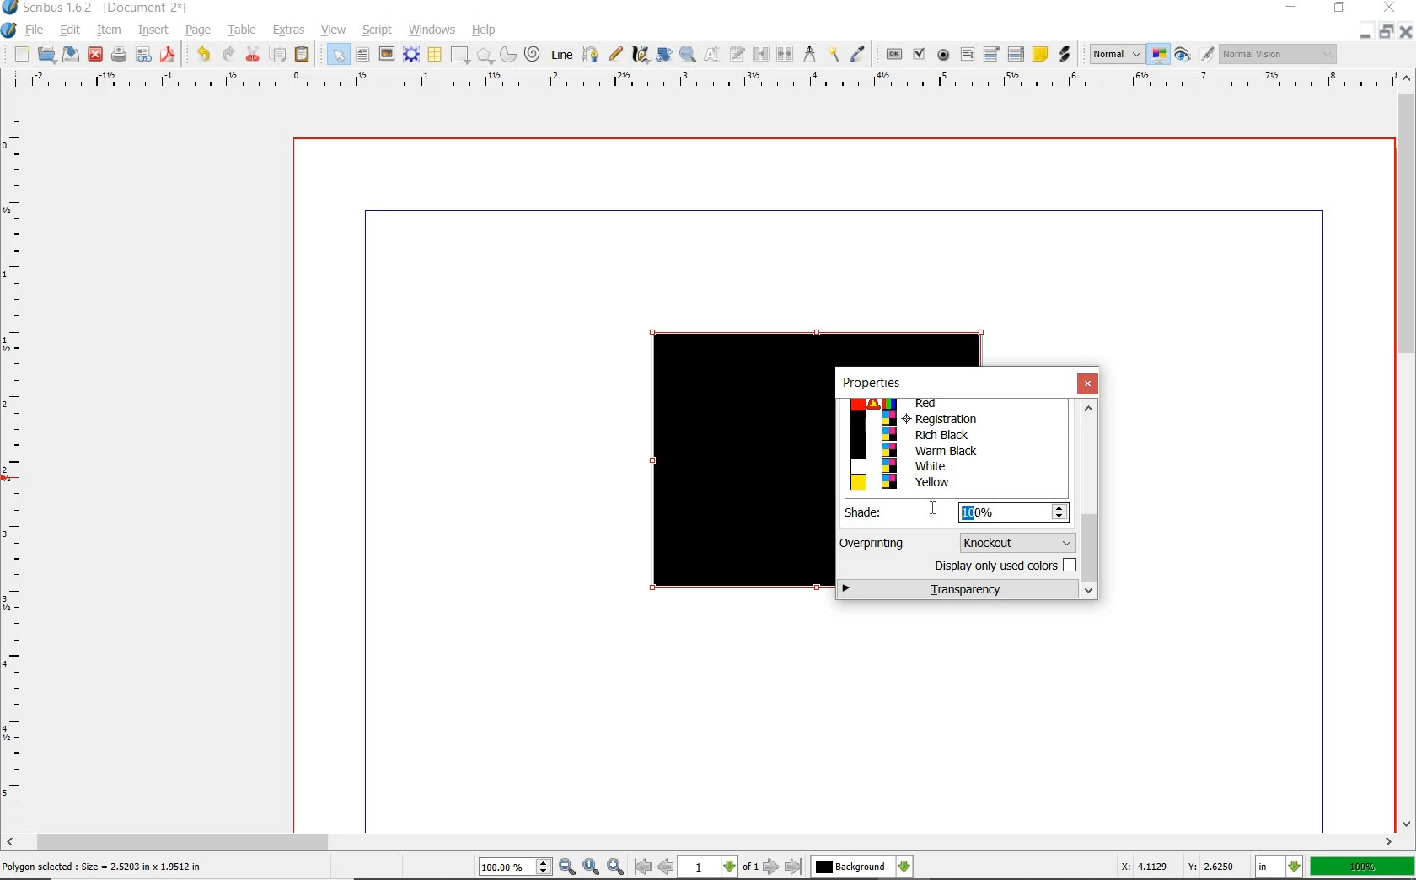  What do you see at coordinates (228, 55) in the screenshot?
I see `redo` at bounding box center [228, 55].